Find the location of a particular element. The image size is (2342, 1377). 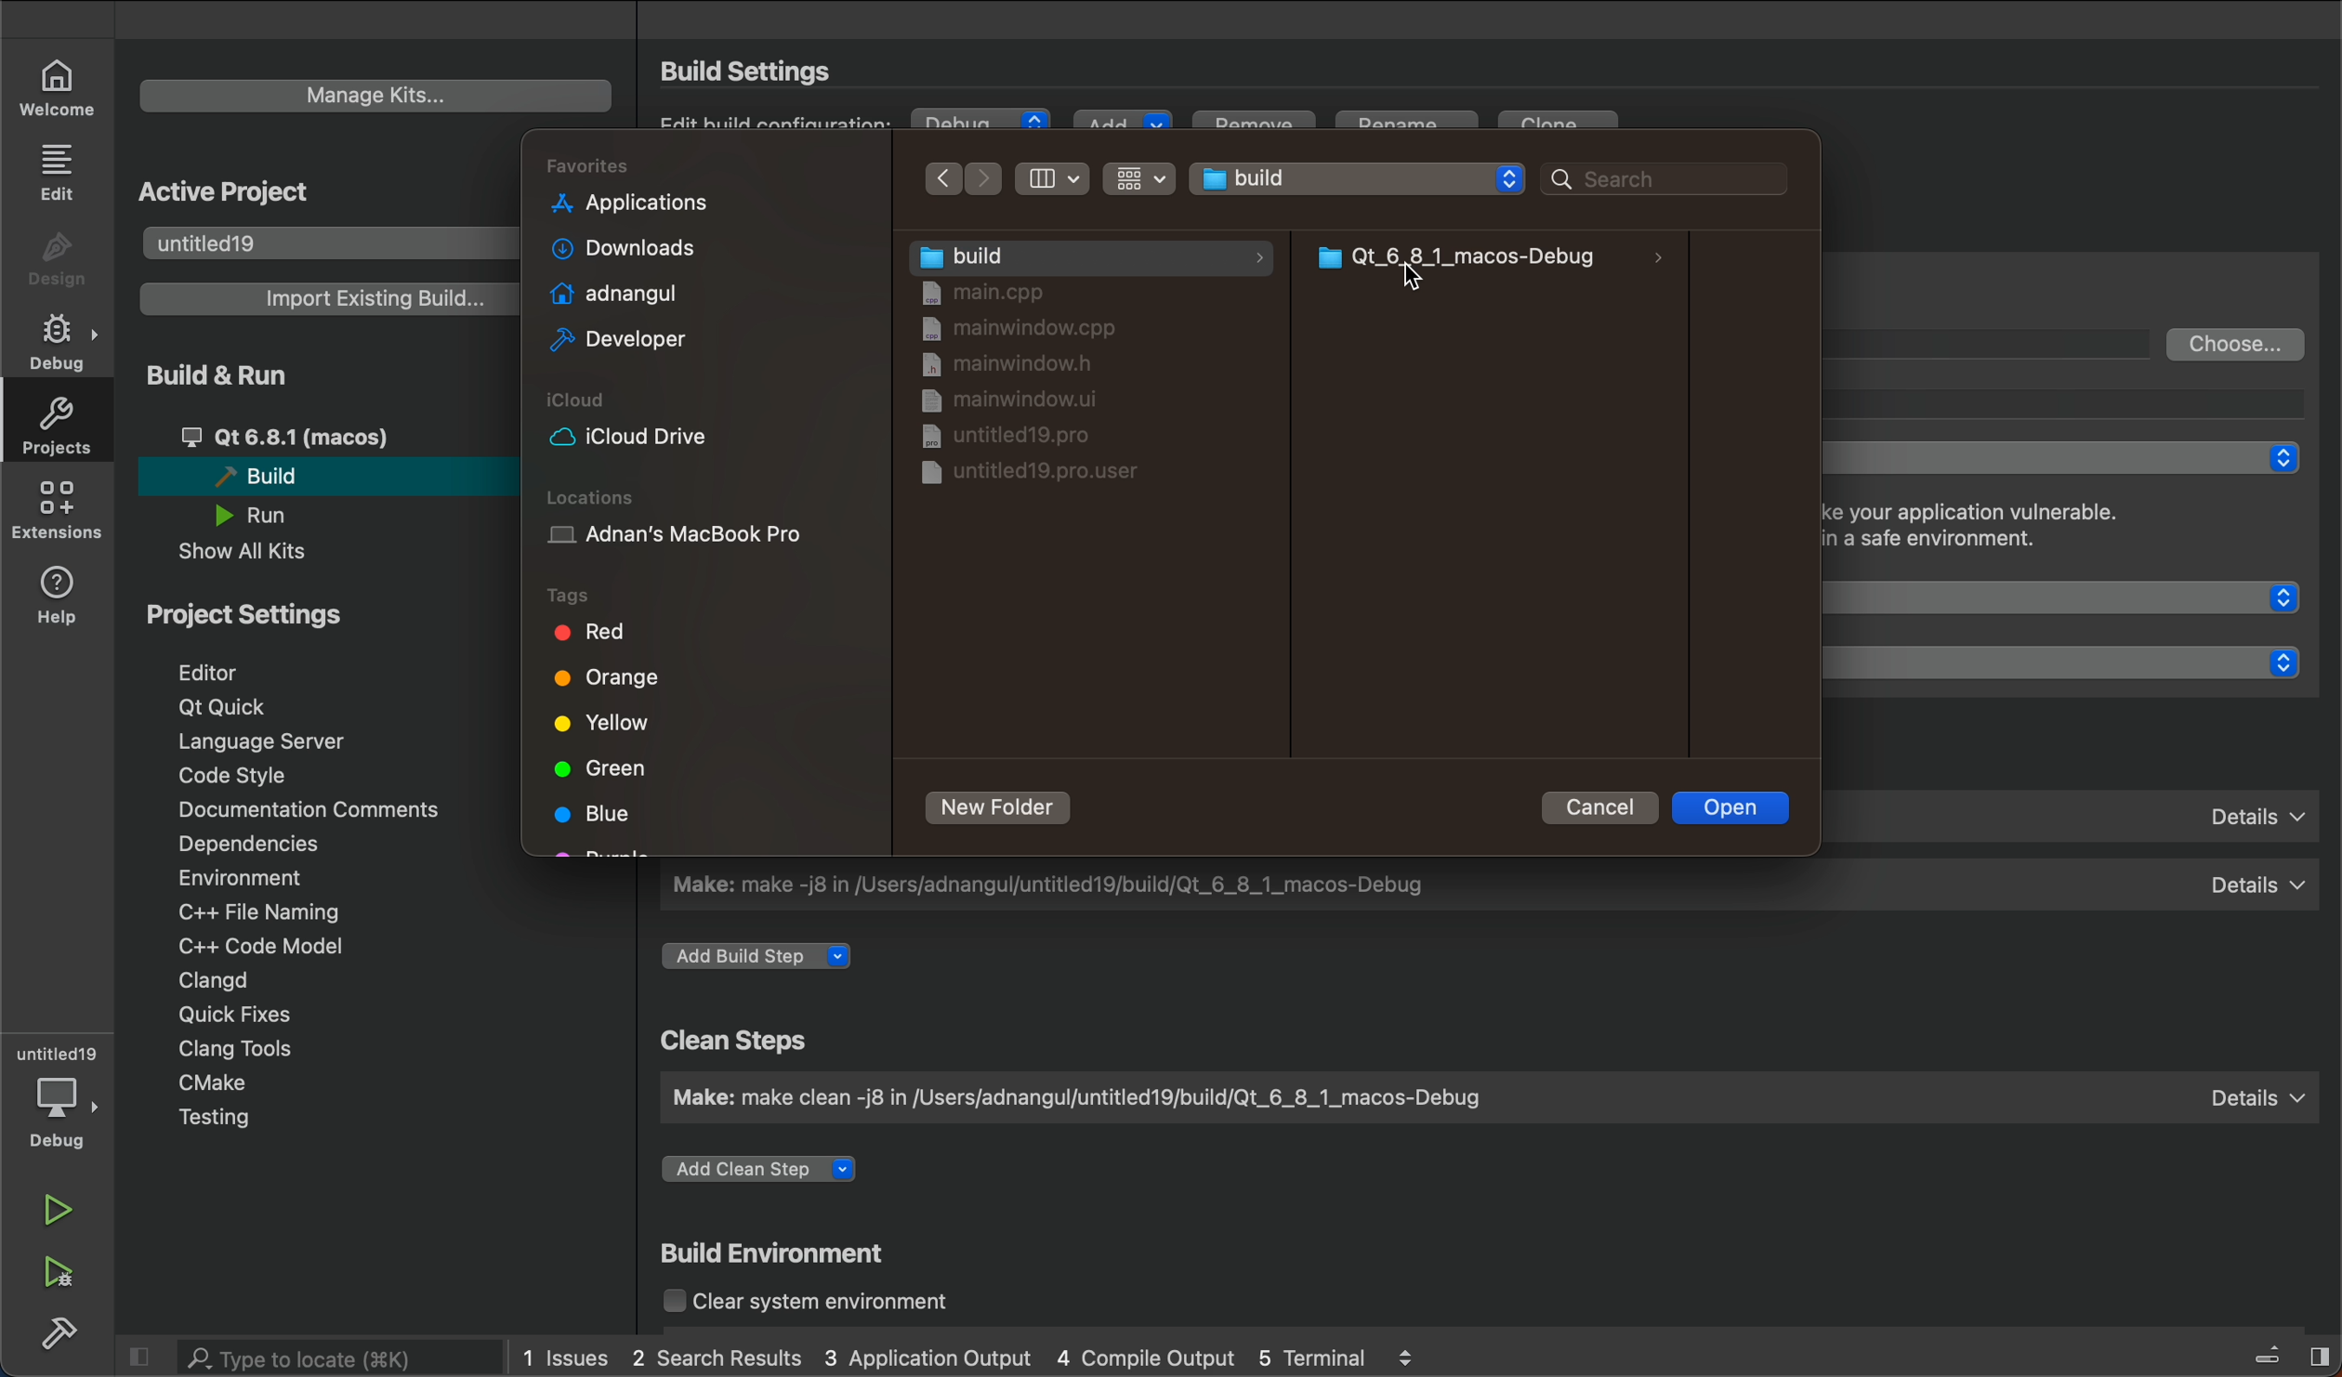

untitled is located at coordinates (58, 1053).